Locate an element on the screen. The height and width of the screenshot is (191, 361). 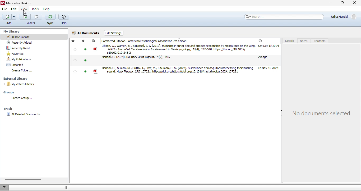
create folder is located at coordinates (22, 71).